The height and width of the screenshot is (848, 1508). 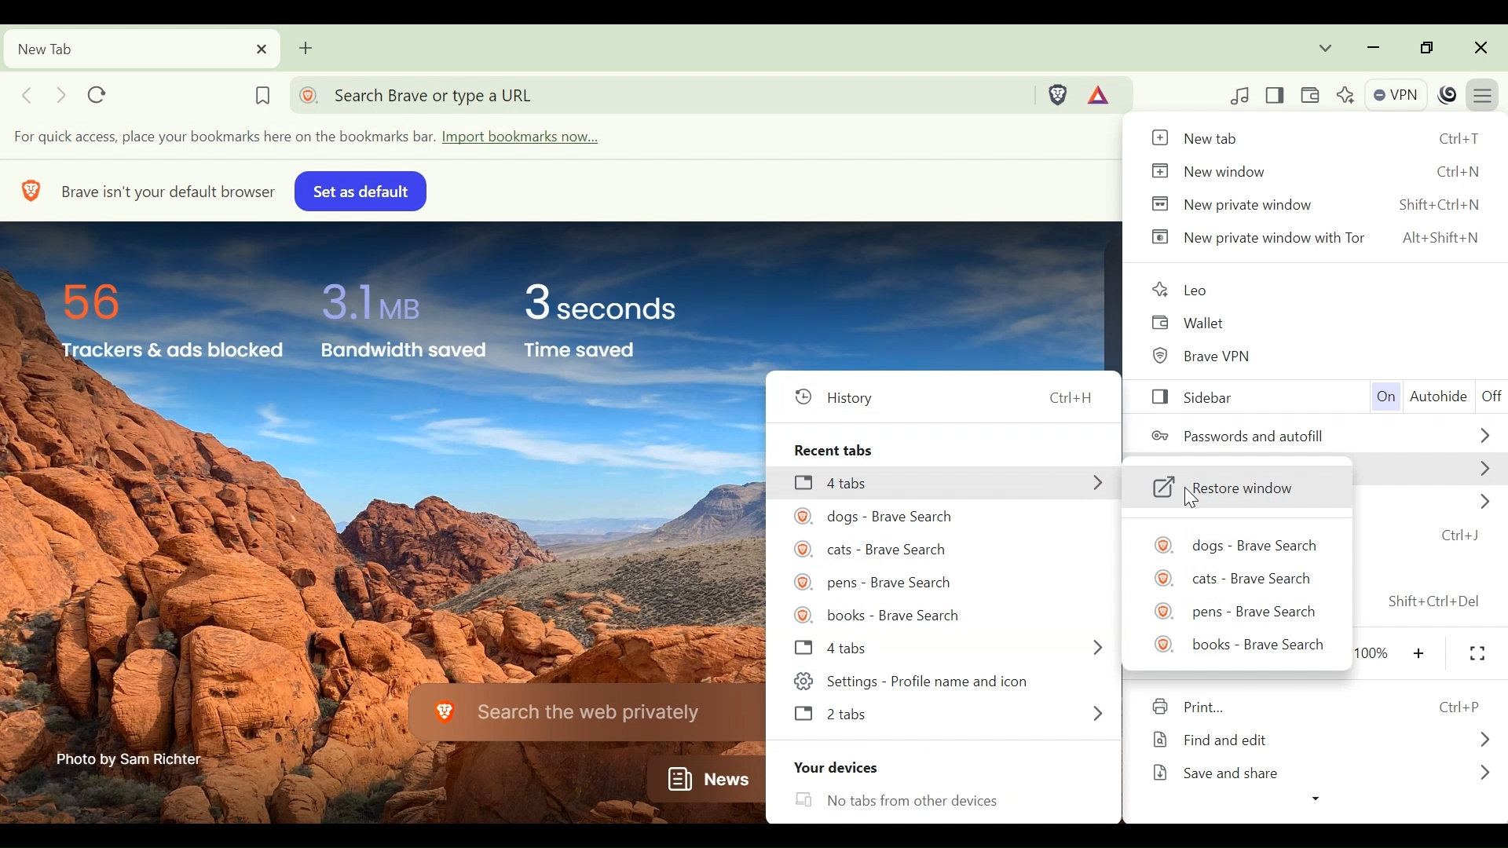 I want to click on Reload, so click(x=101, y=91).